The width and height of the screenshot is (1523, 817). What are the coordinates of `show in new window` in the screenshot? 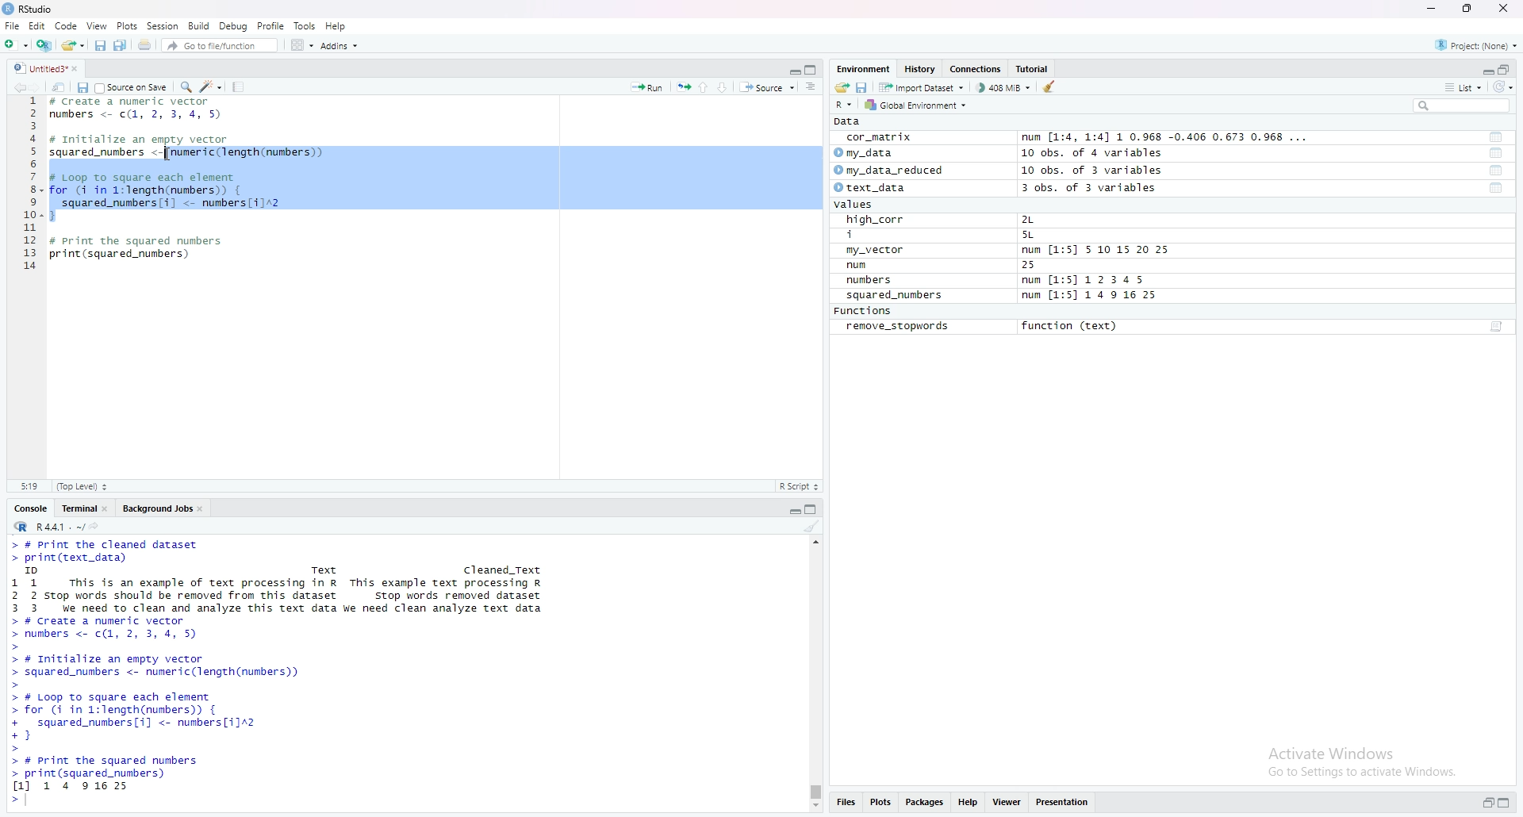 It's located at (59, 86).